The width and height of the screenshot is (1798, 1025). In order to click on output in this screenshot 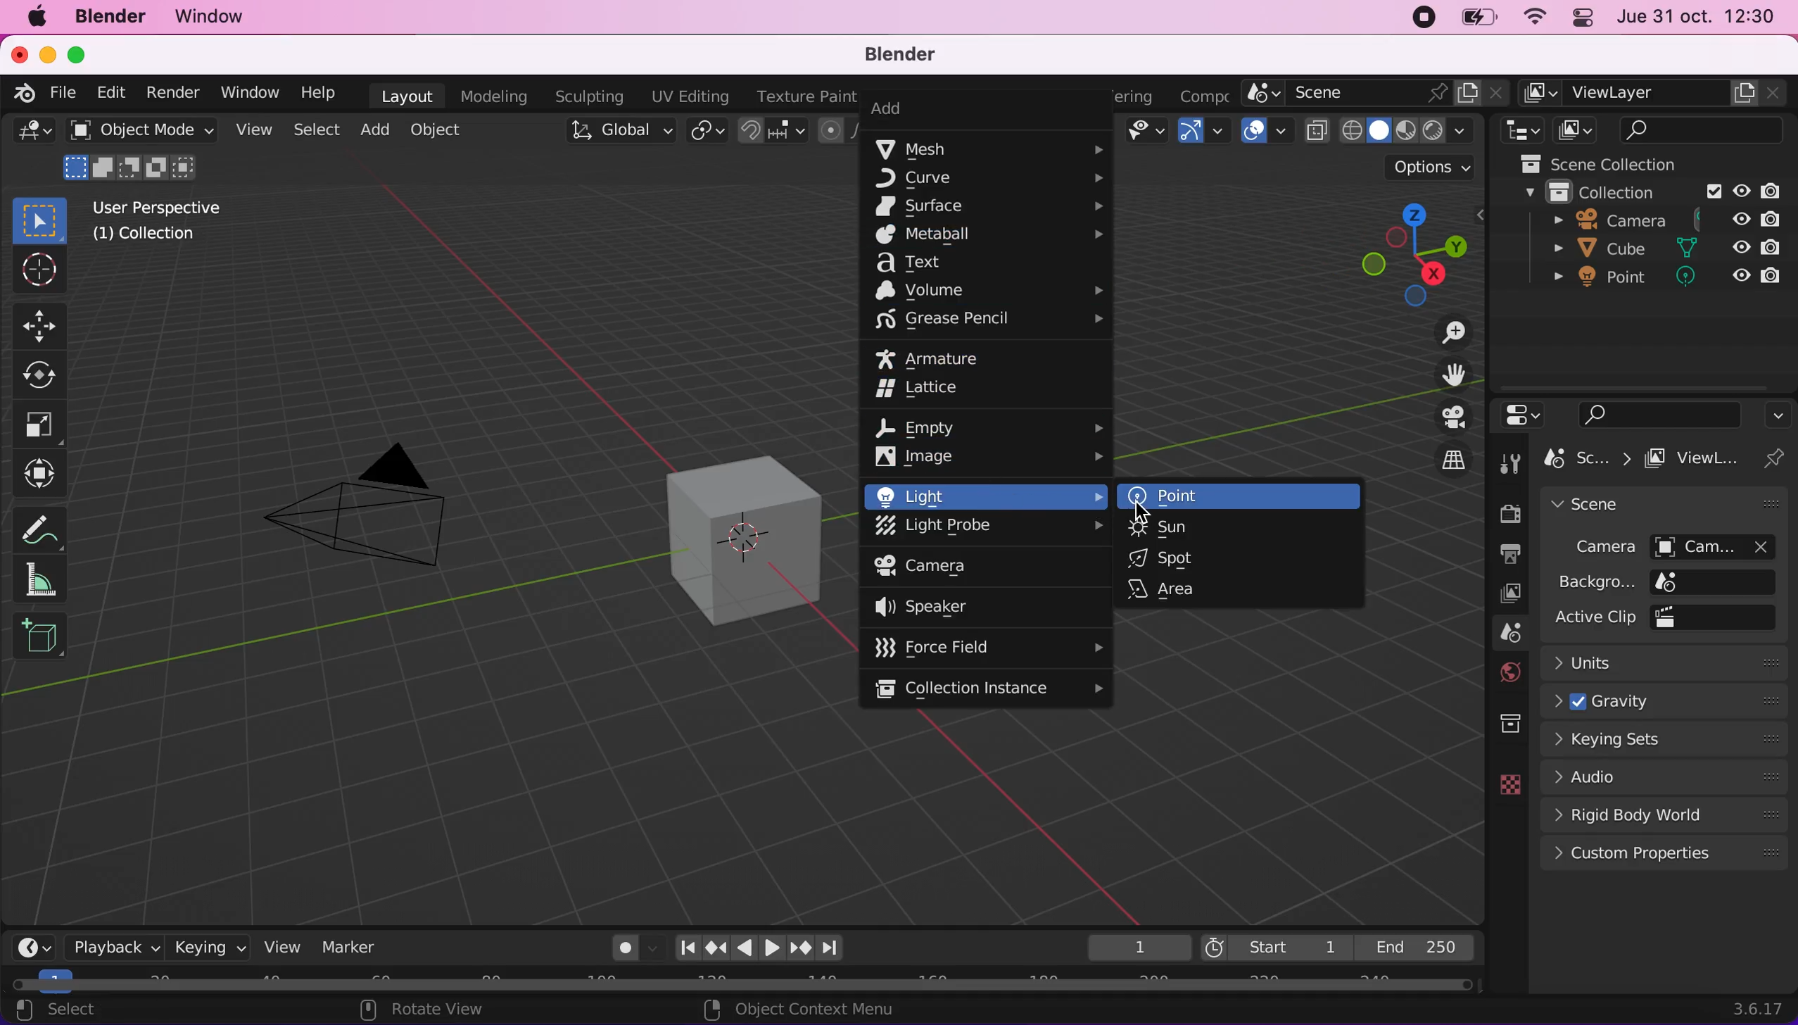, I will do `click(1507, 553)`.